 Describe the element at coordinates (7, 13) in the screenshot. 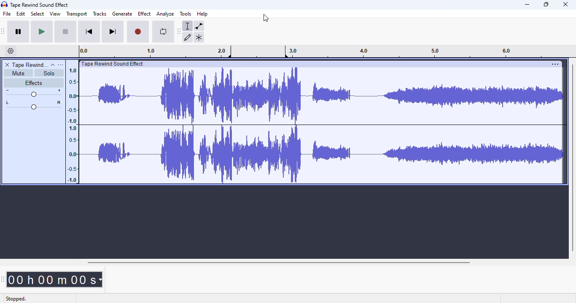

I see `file` at that location.